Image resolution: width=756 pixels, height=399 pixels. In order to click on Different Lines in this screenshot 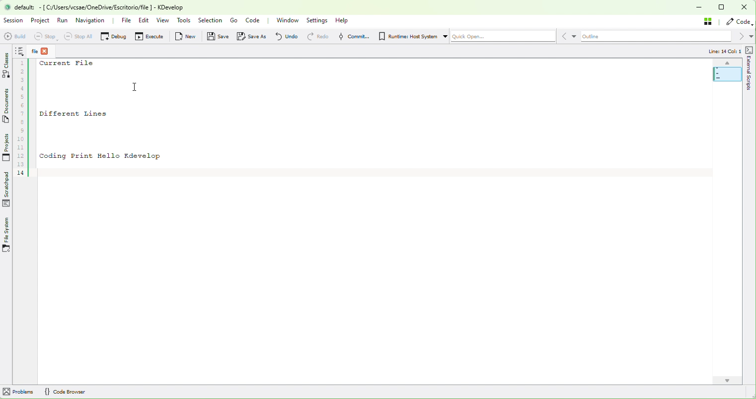, I will do `click(73, 114)`.